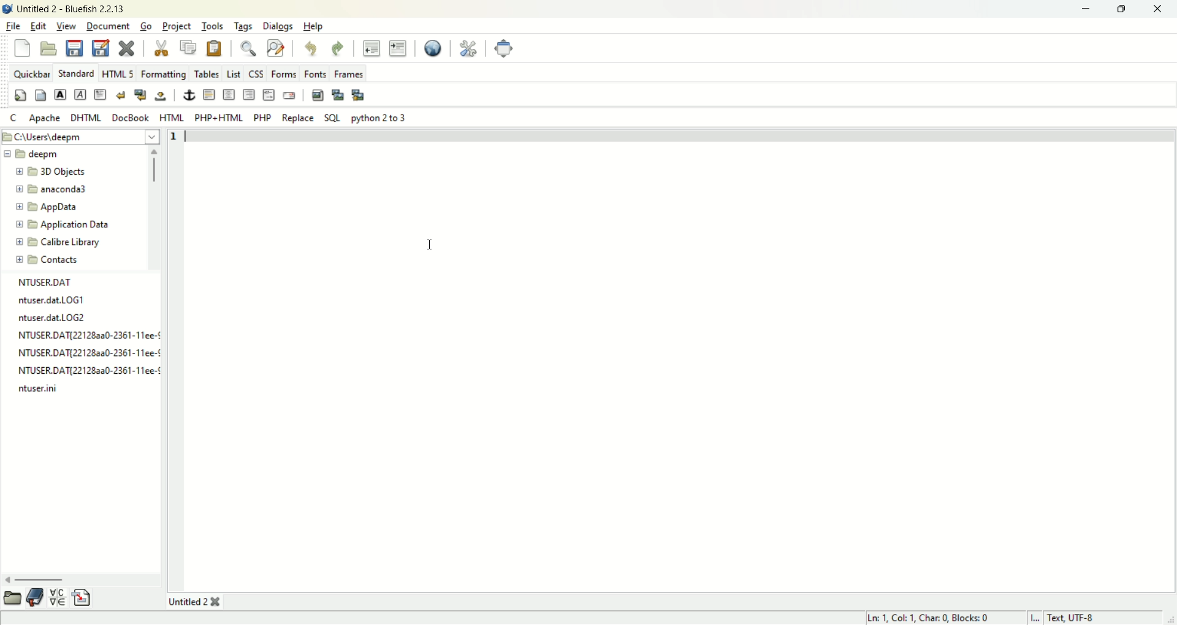 This screenshot has width=1177, height=625. I want to click on anchor, so click(188, 95).